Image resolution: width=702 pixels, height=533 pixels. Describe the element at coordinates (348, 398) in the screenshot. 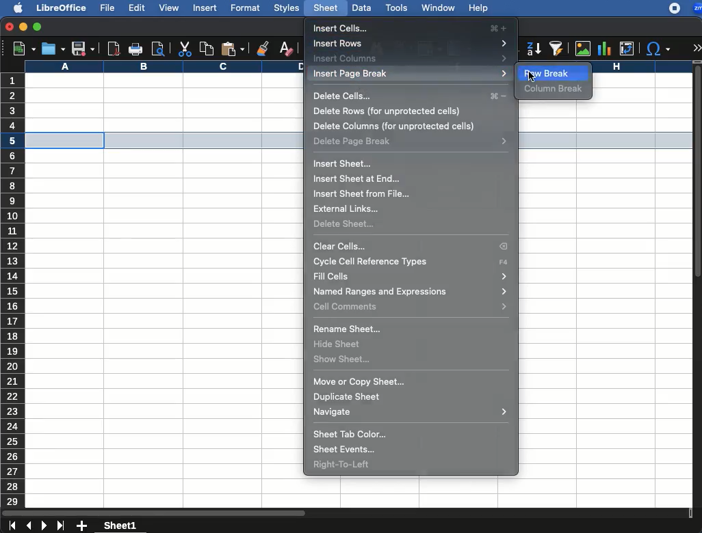

I see `duplicate sheet` at that location.